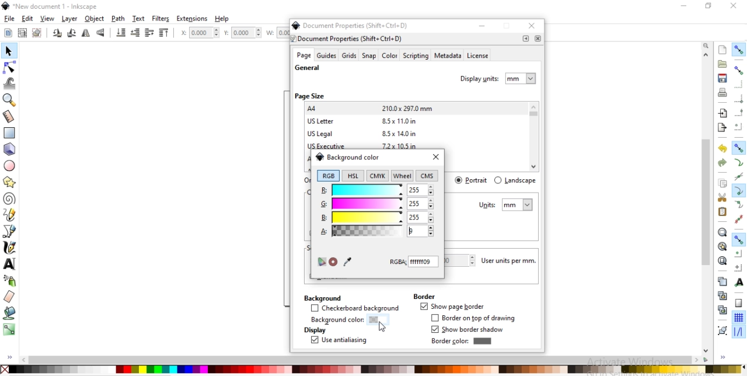 This screenshot has height=376, width=747. What do you see at coordinates (354, 32) in the screenshot?
I see `@ Document Properties (Shift+ Ctrl+D)7 Document Properties (Shift+ Ctrl+D)` at bounding box center [354, 32].